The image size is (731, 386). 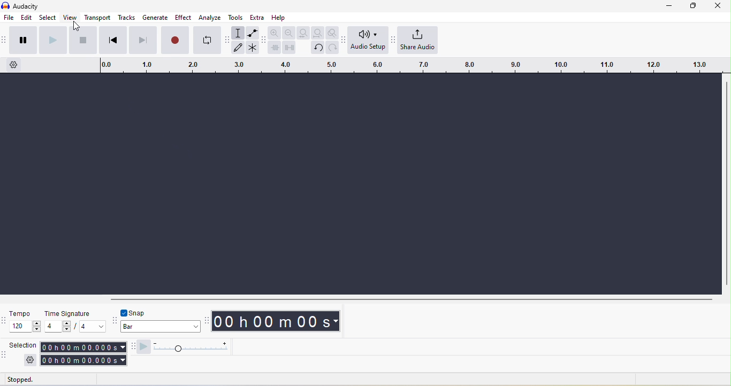 What do you see at coordinates (289, 33) in the screenshot?
I see `zoom out` at bounding box center [289, 33].